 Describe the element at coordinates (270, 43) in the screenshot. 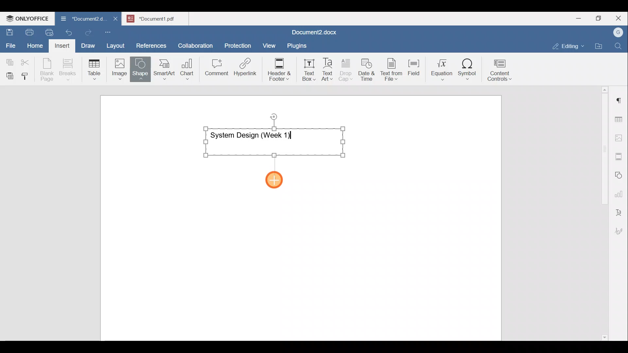

I see `View` at that location.